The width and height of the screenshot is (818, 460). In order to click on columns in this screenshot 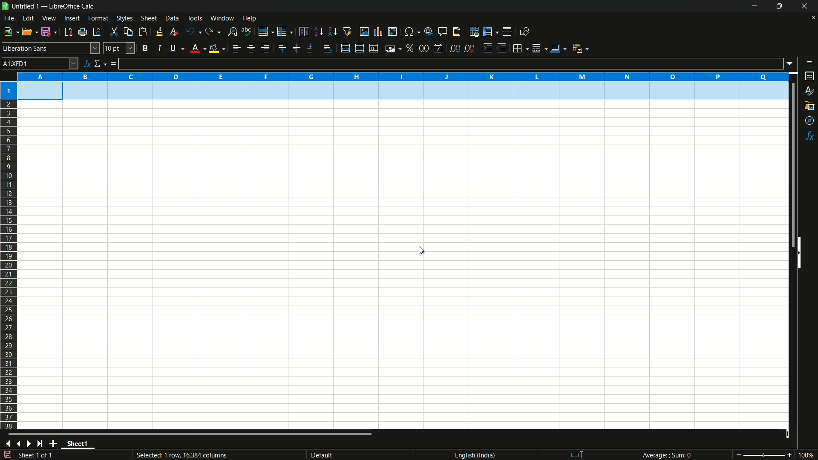, I will do `click(402, 76)`.